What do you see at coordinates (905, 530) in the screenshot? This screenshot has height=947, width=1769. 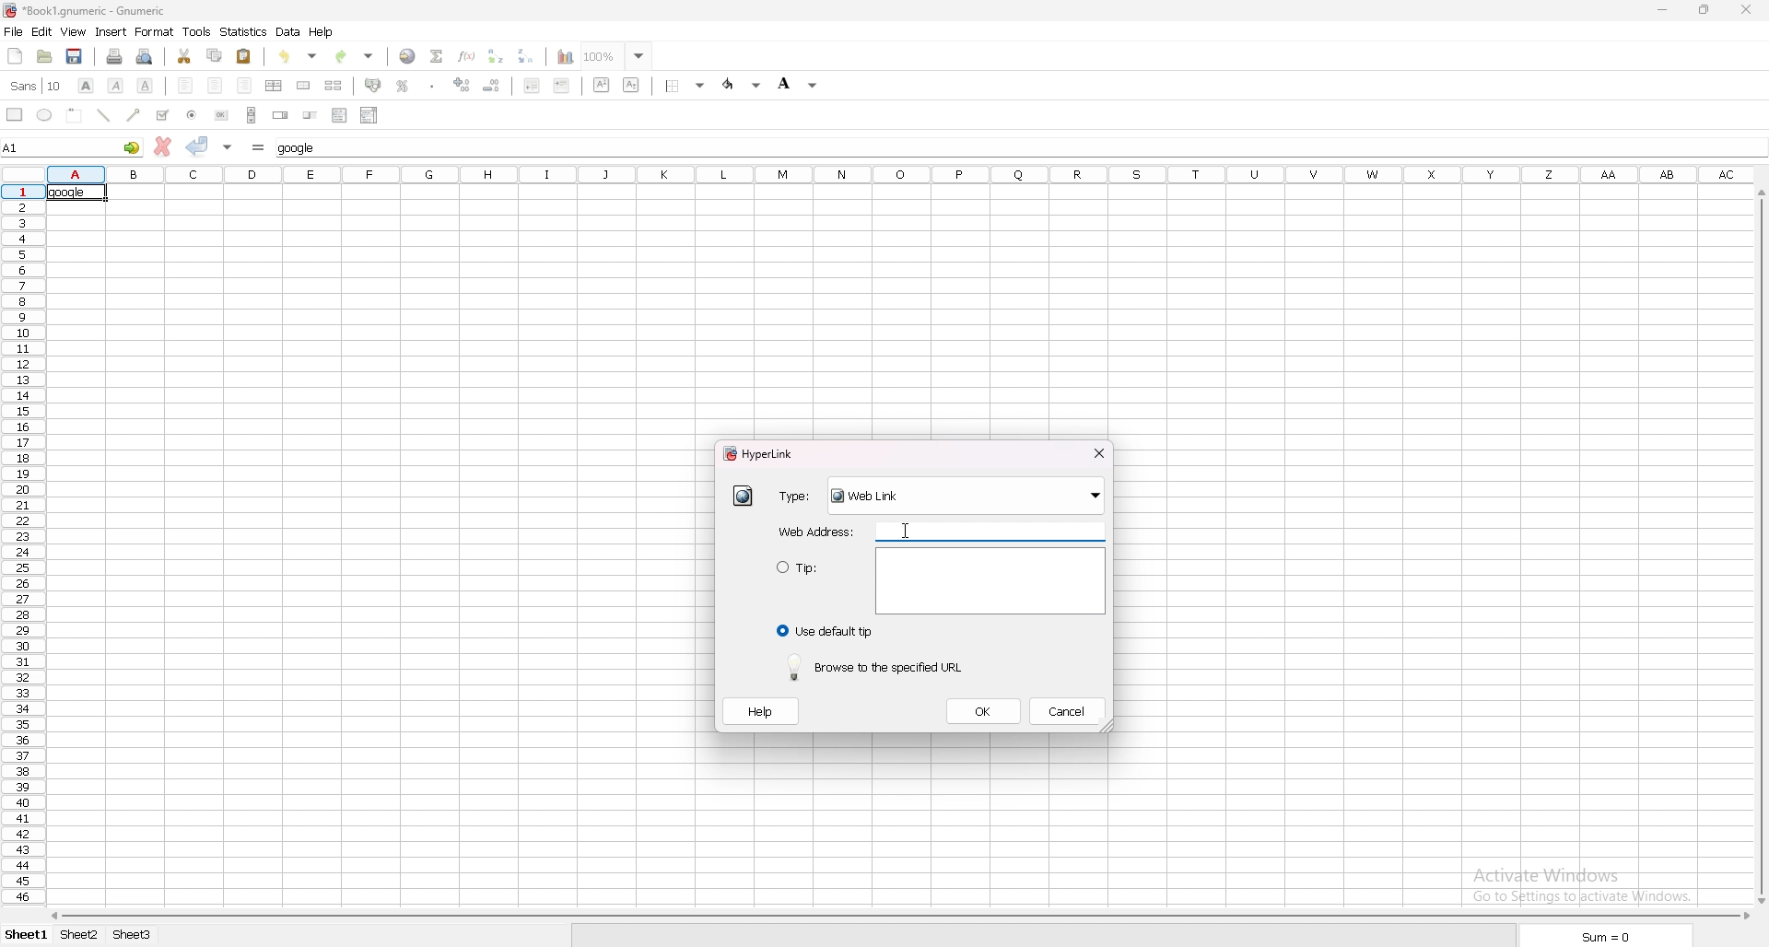 I see `cursor` at bounding box center [905, 530].